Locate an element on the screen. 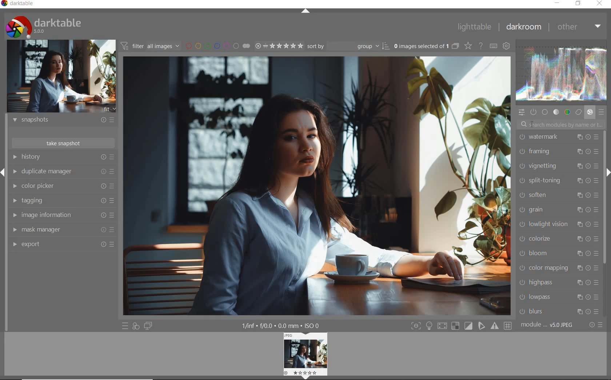 The width and height of the screenshot is (611, 380). mask manager is located at coordinates (62, 229).